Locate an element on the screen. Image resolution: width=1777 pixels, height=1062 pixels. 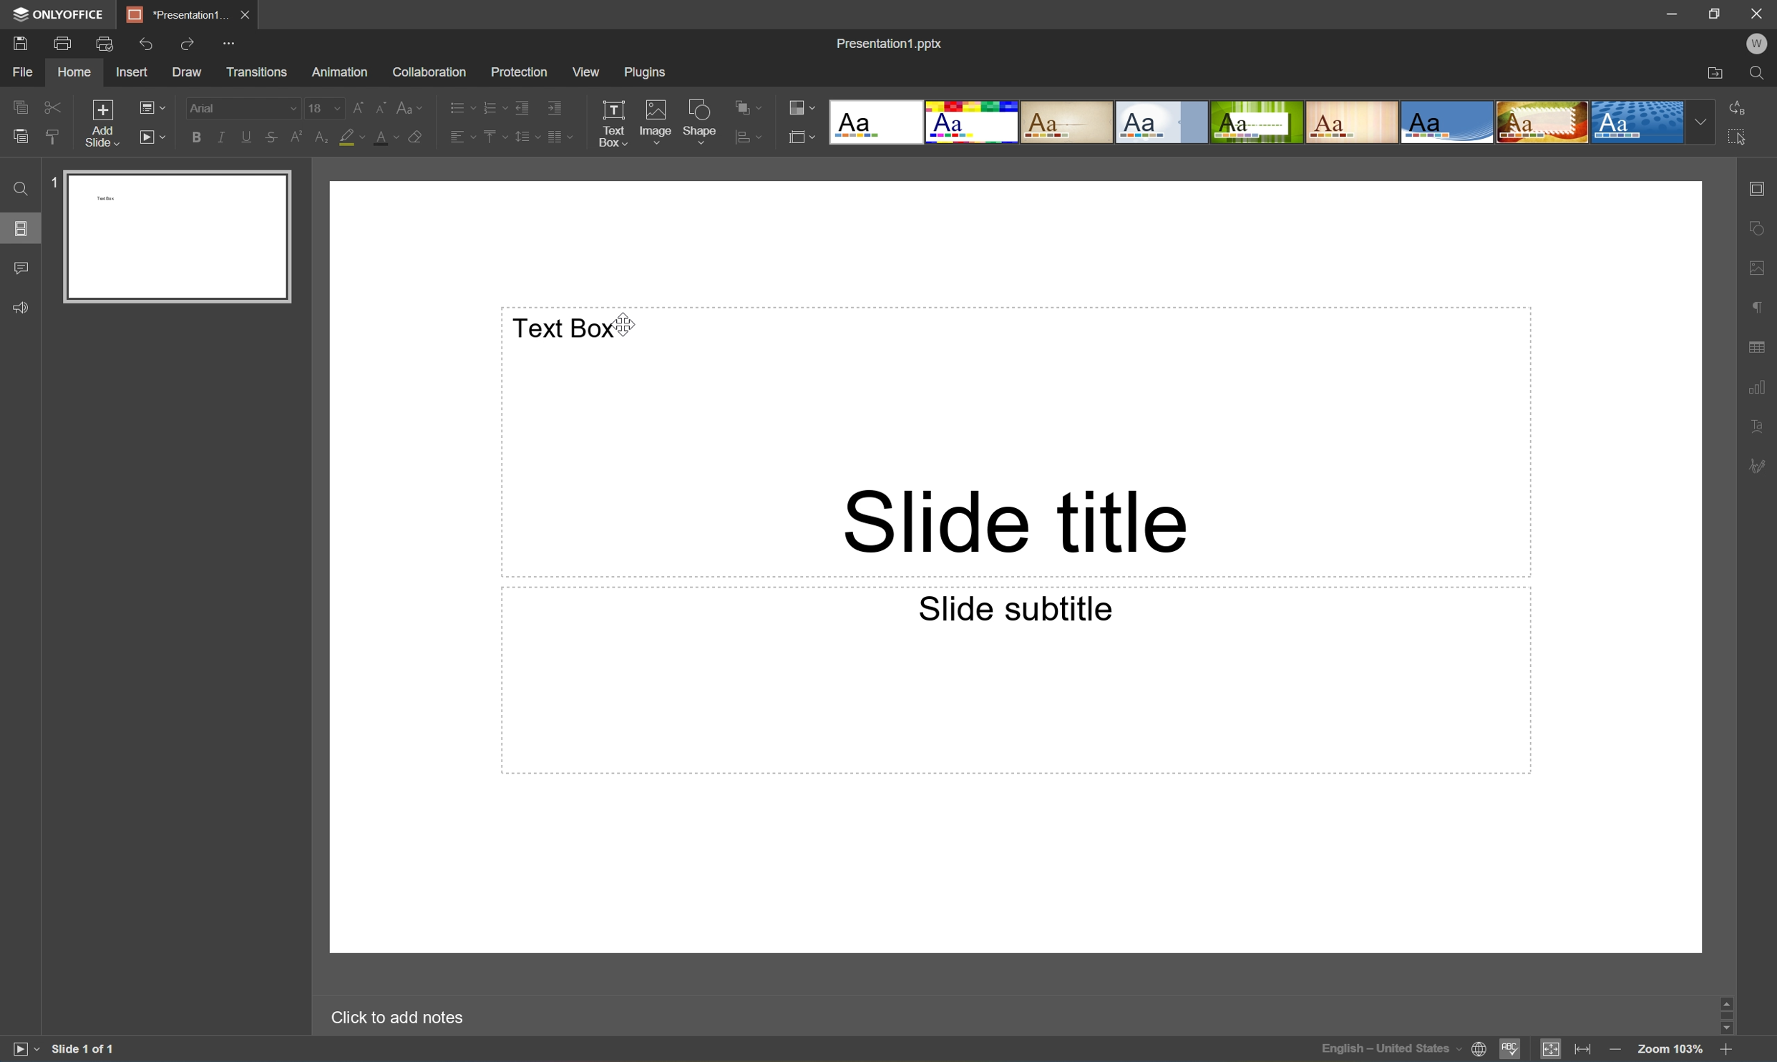
Text Box is located at coordinates (610, 123).